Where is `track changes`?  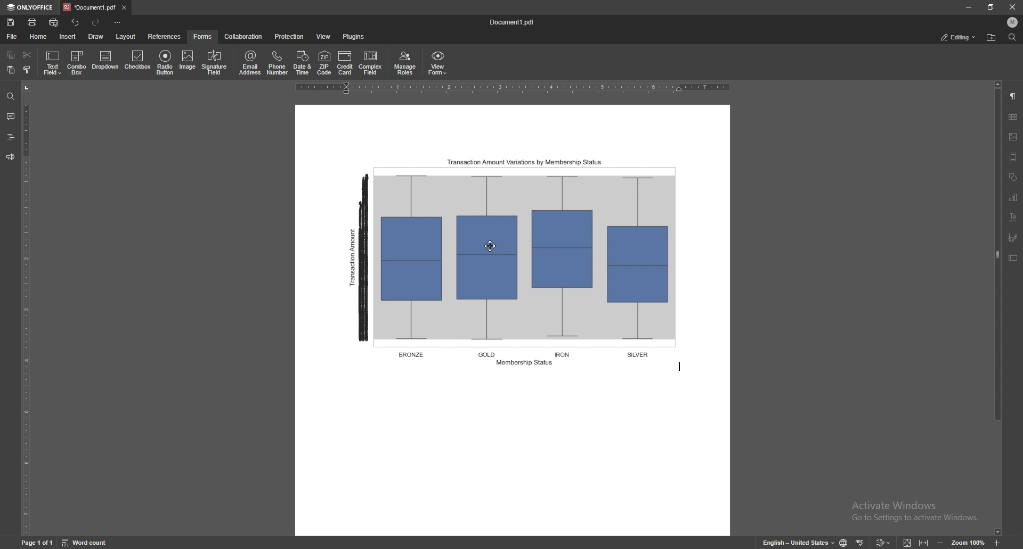
track changes is located at coordinates (883, 542).